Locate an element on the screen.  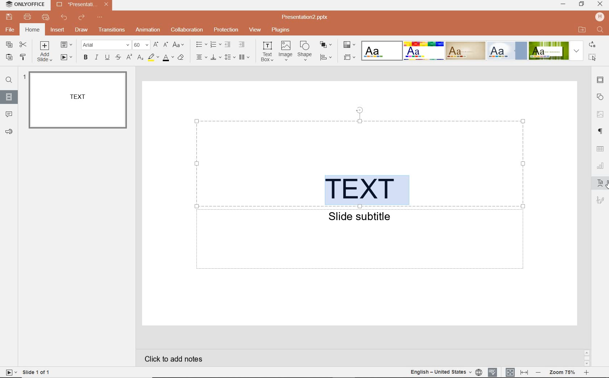
hp is located at coordinates (600, 16).